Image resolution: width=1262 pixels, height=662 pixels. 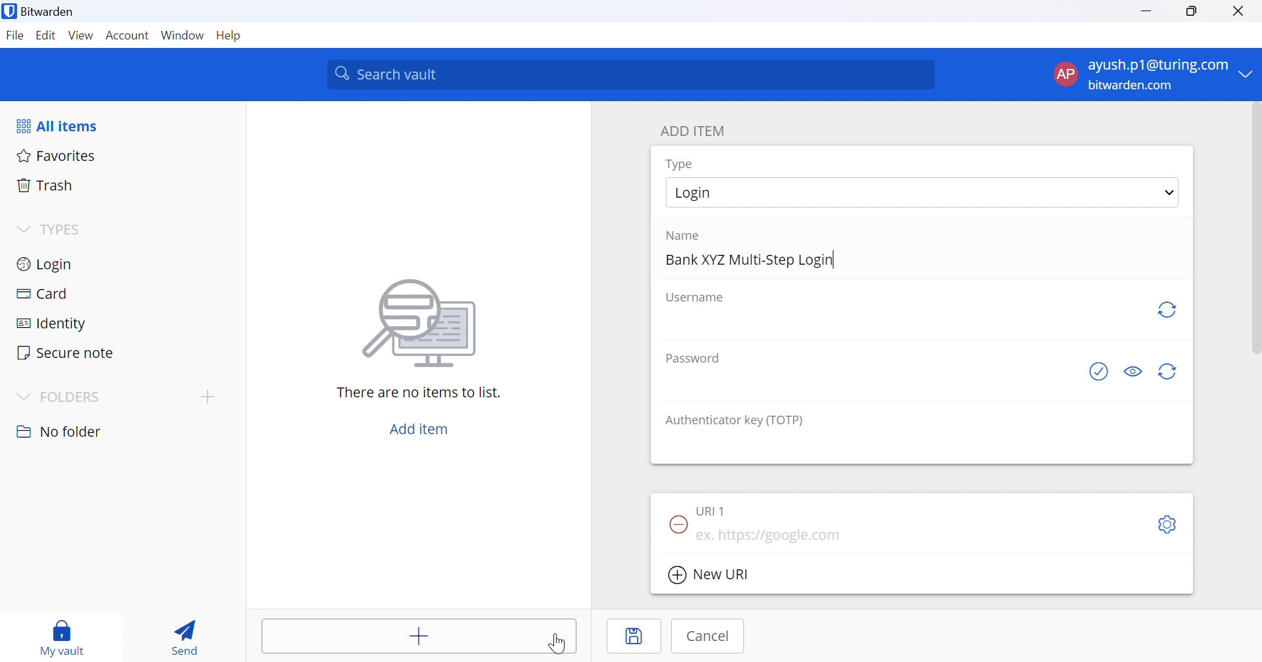 I want to click on Cursor, so click(x=557, y=644).